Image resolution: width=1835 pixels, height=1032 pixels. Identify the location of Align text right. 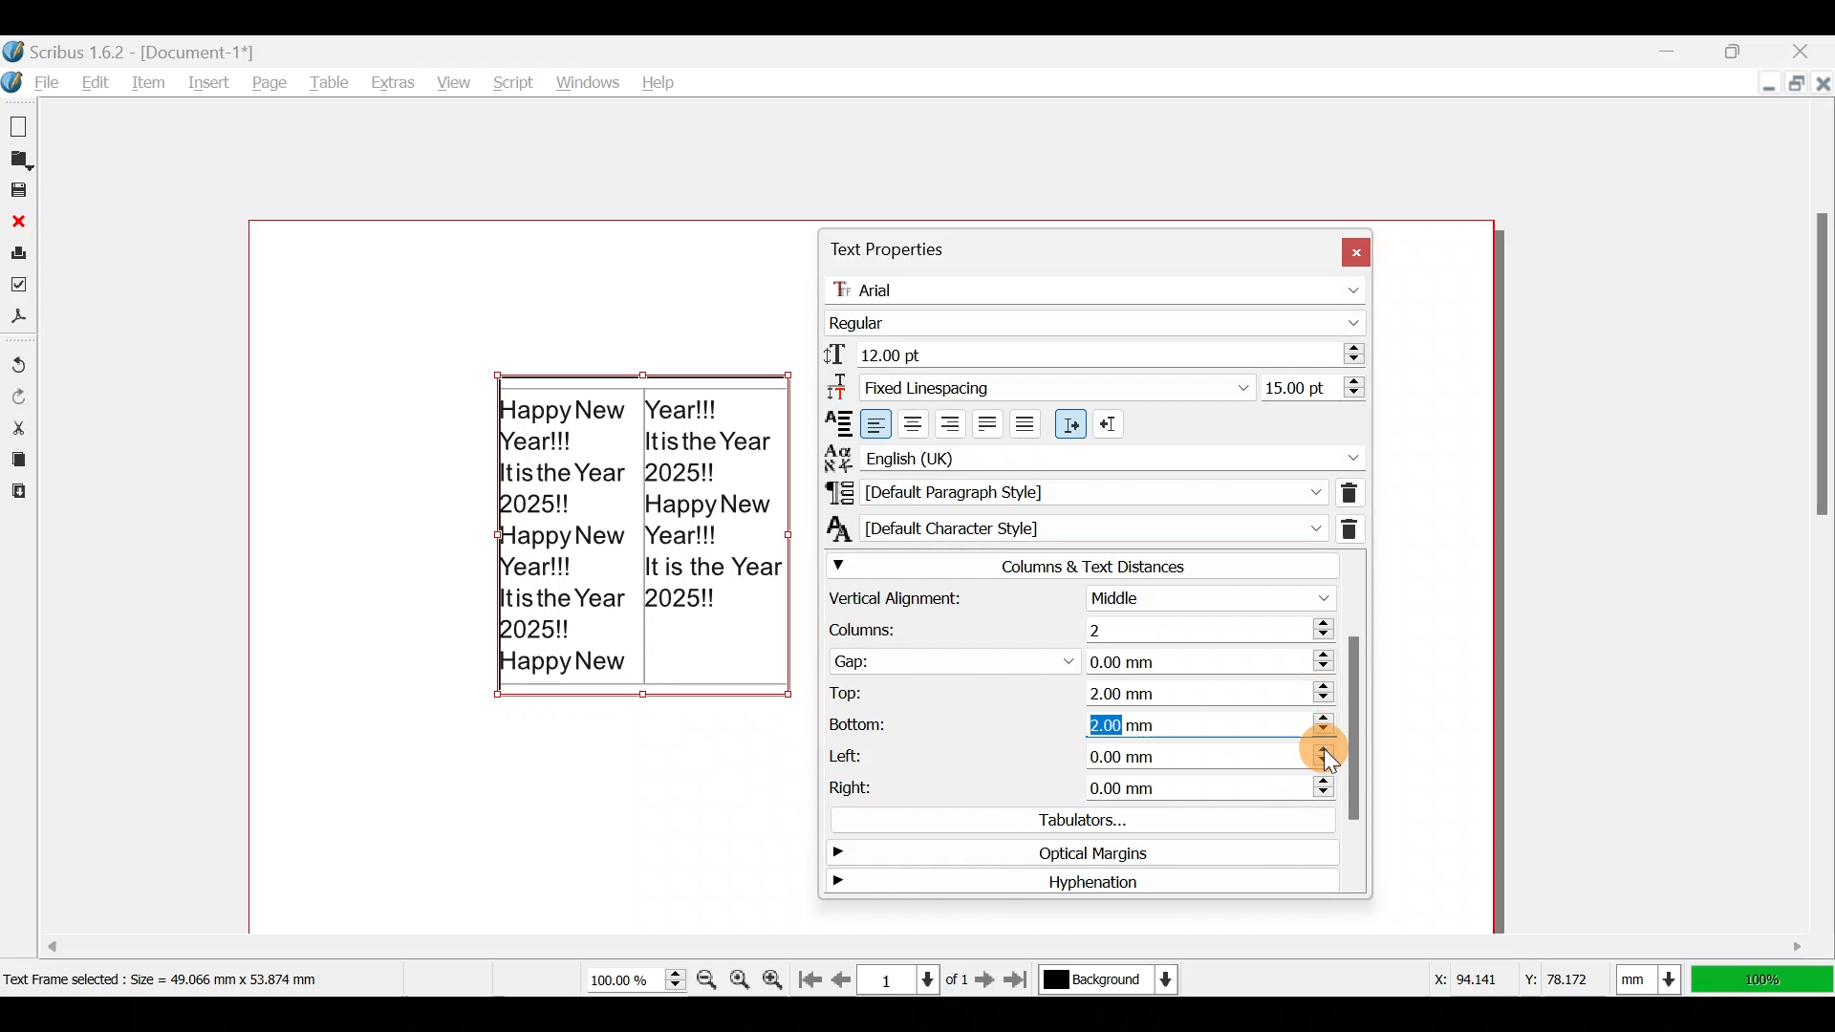
(954, 422).